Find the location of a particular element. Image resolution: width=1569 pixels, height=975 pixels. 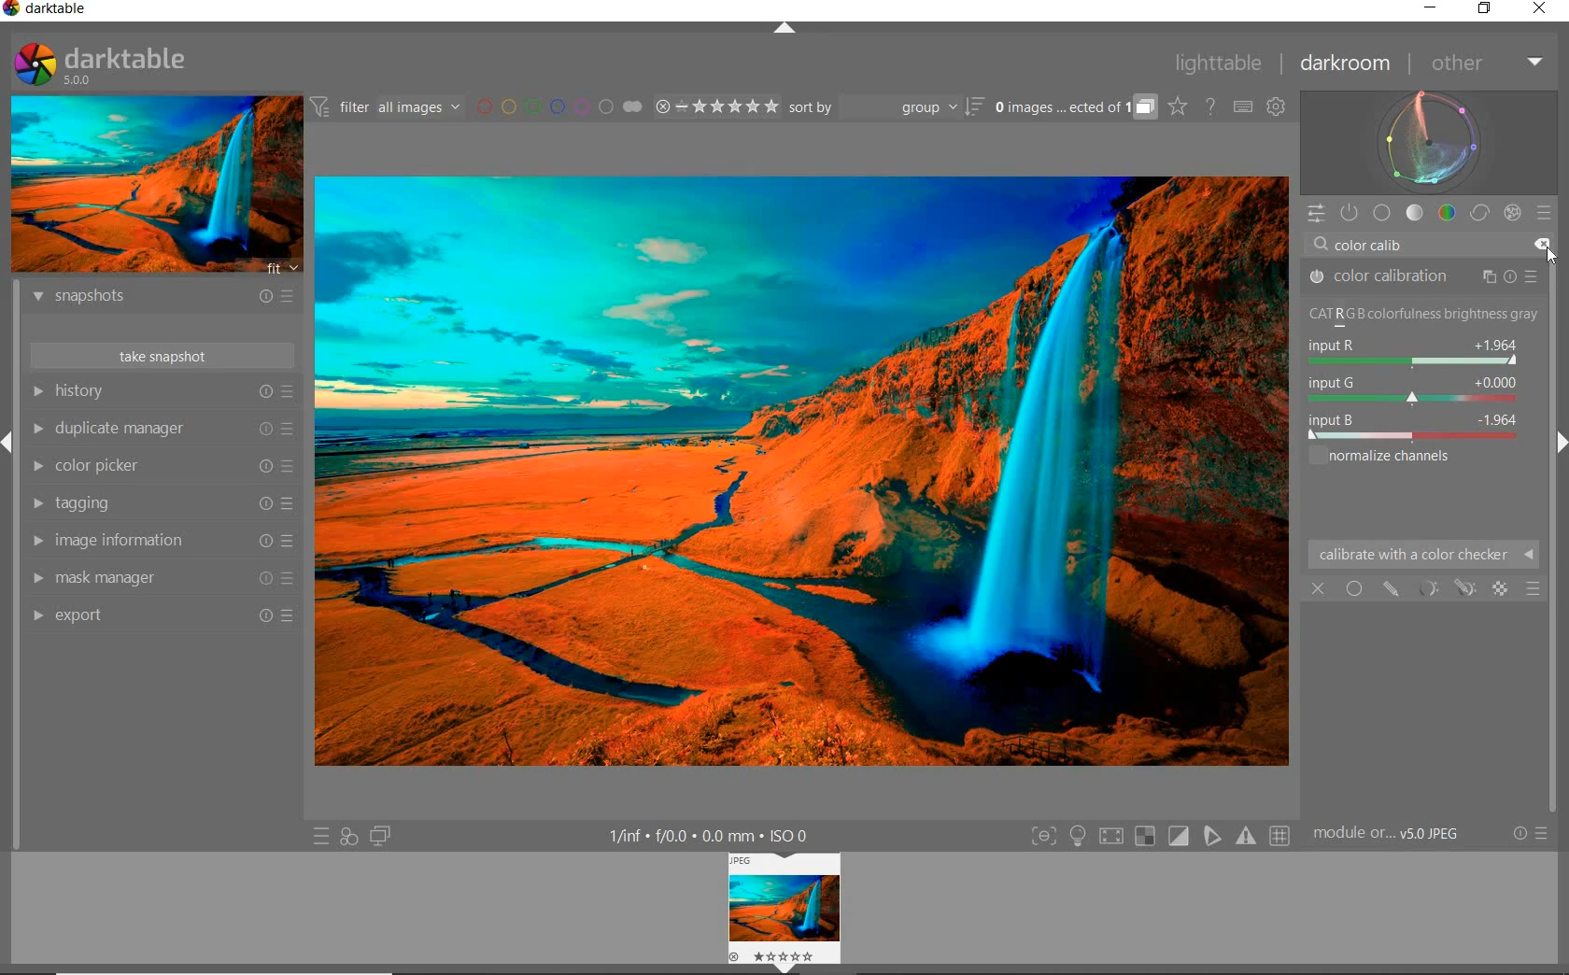

other is located at coordinates (1483, 63).